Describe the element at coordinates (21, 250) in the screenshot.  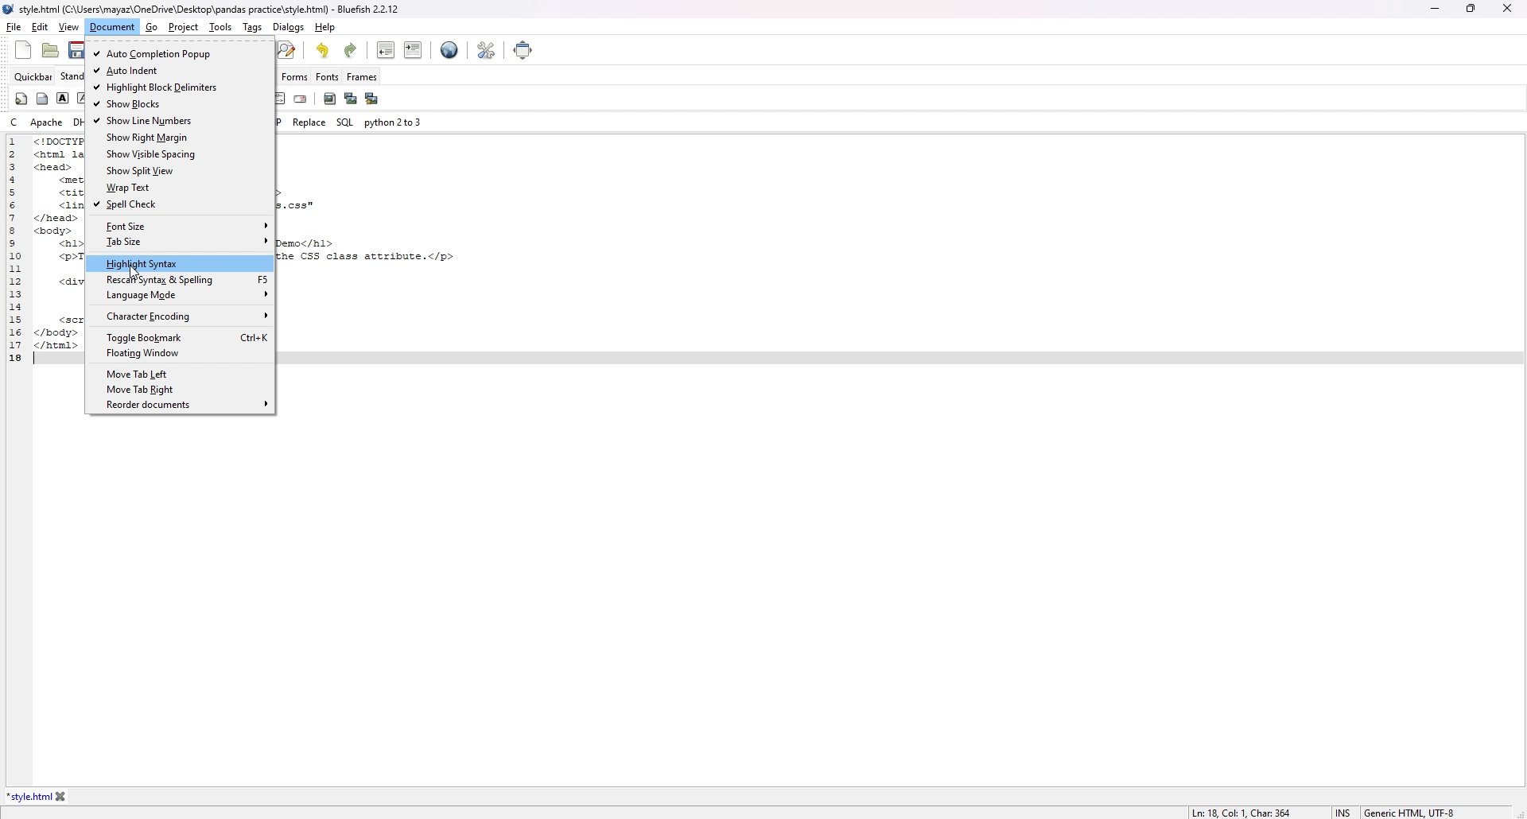
I see `line number` at that location.